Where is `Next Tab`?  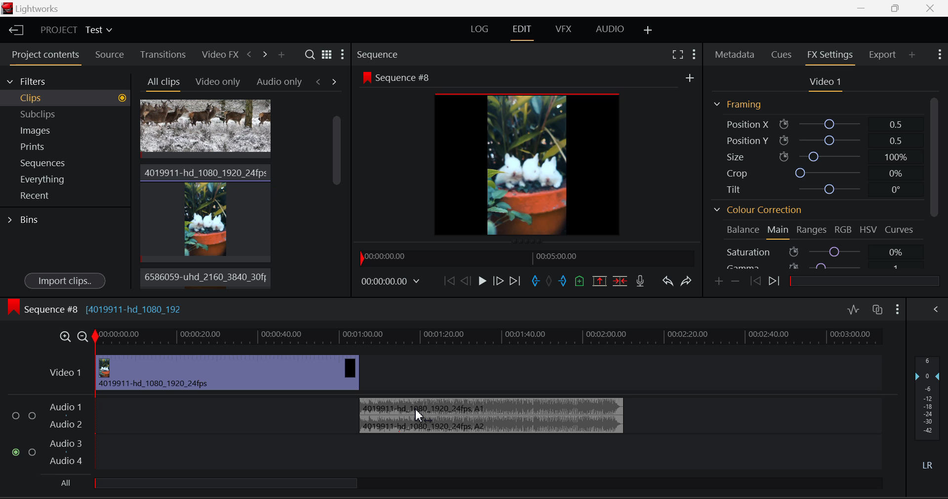
Next Tab is located at coordinates (334, 81).